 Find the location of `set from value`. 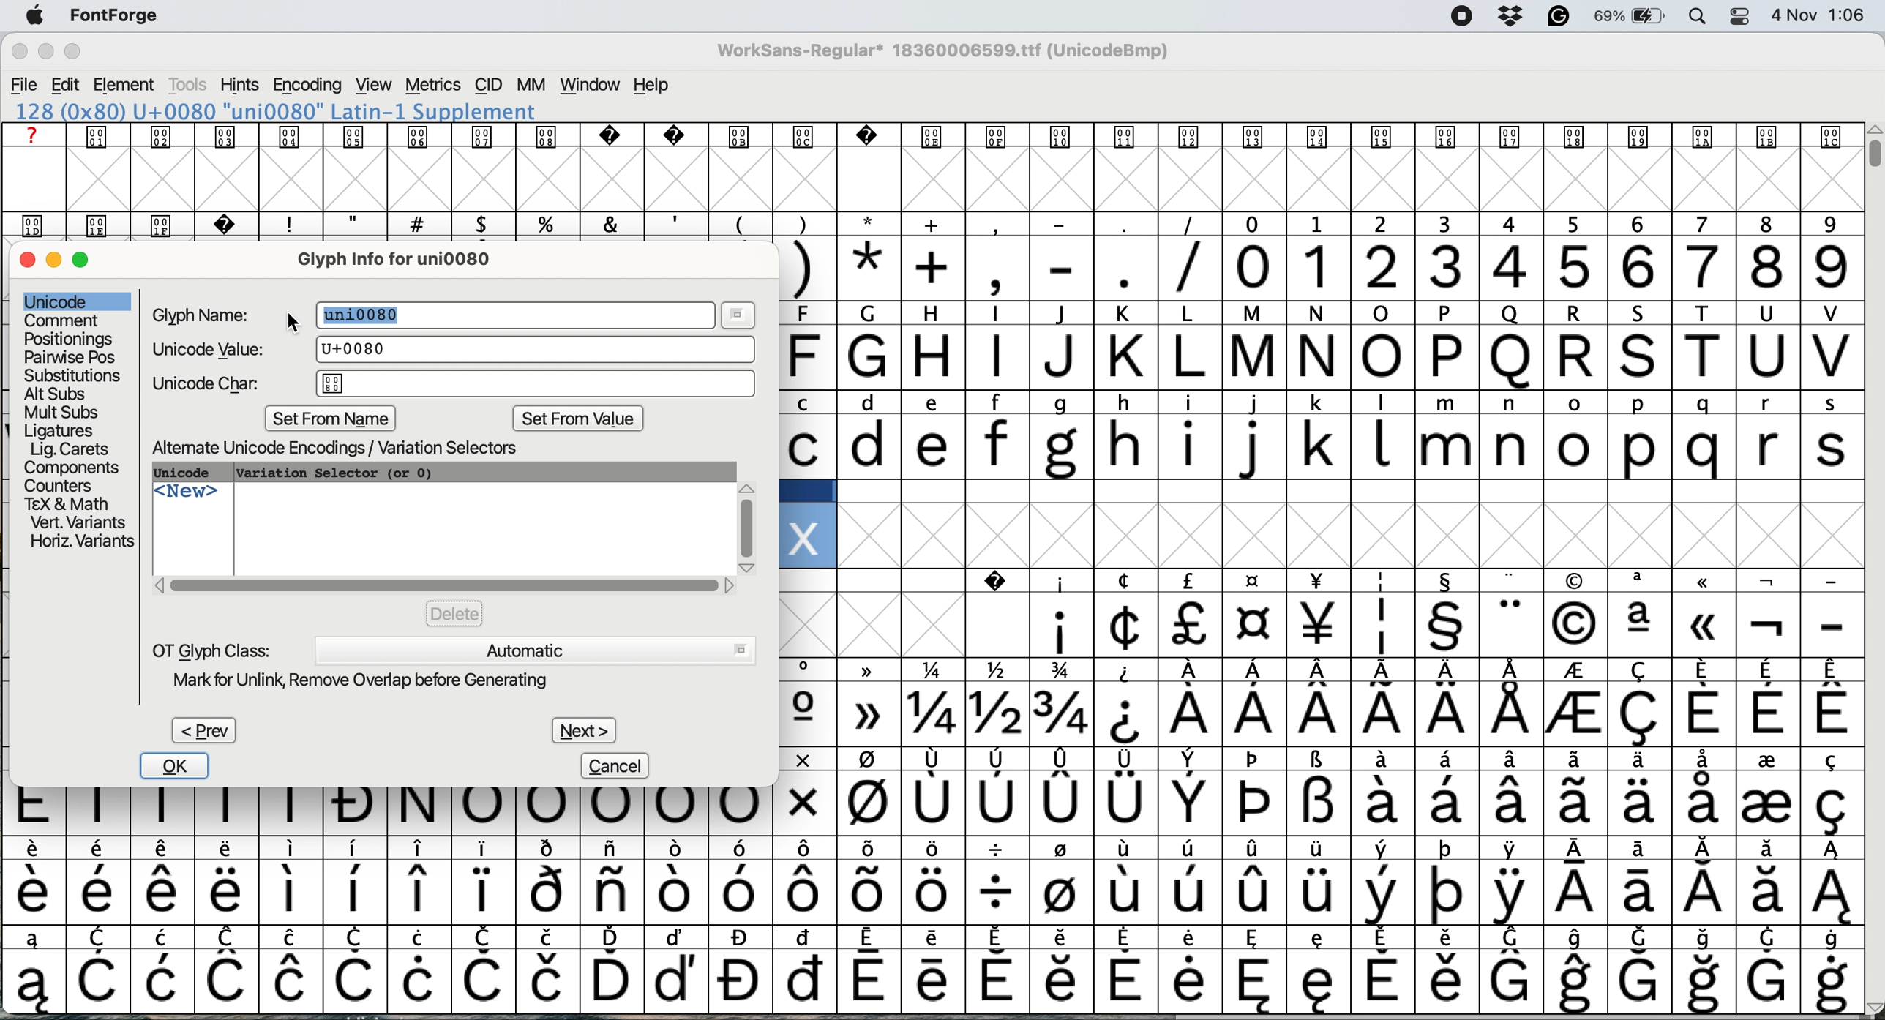

set from value is located at coordinates (577, 421).